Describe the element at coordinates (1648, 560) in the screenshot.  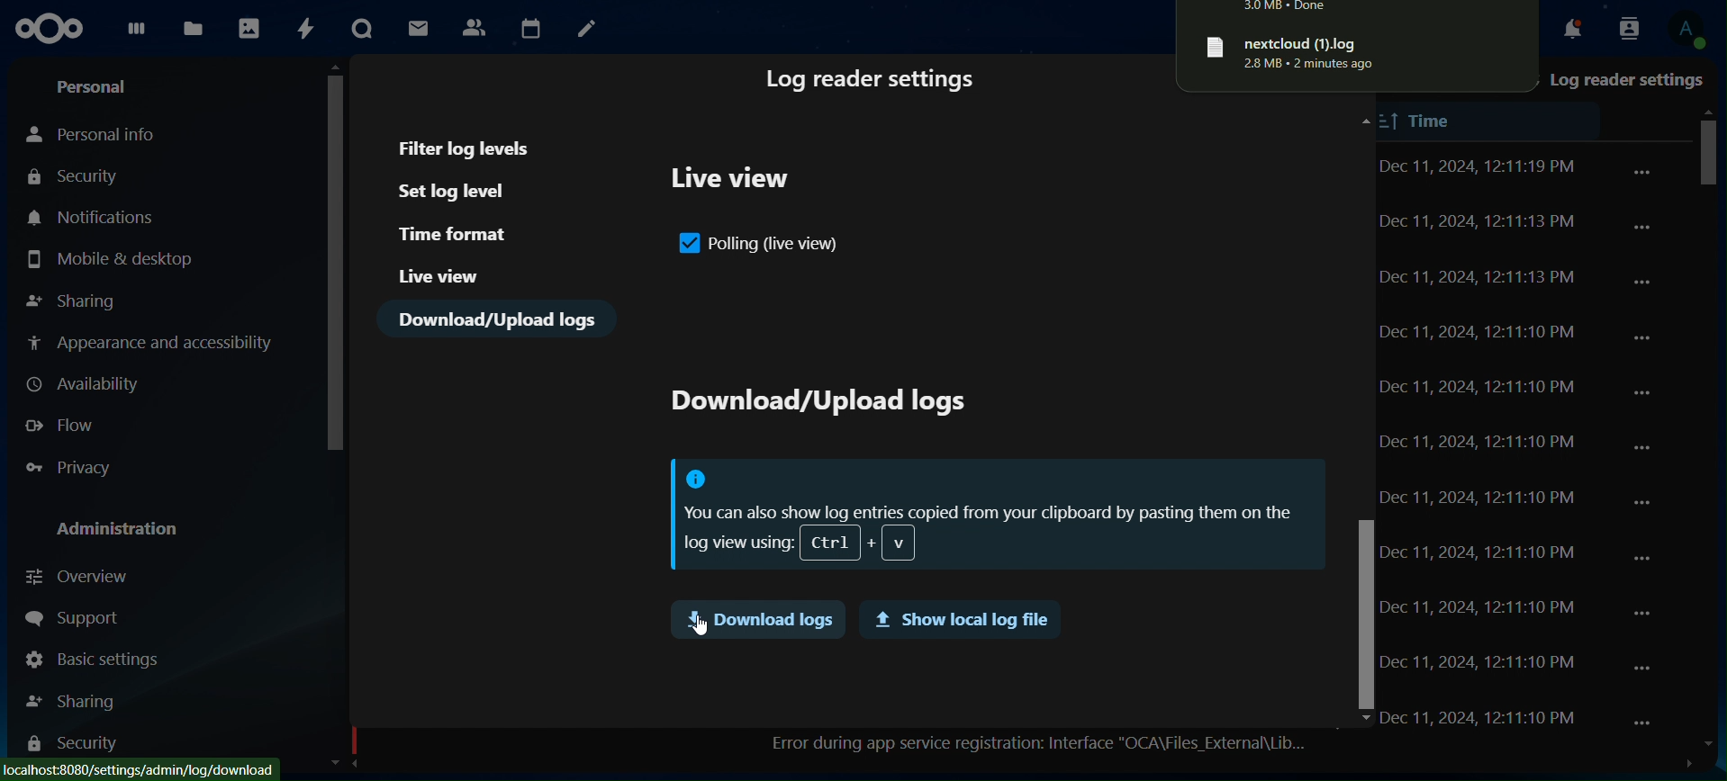
I see `...` at that location.